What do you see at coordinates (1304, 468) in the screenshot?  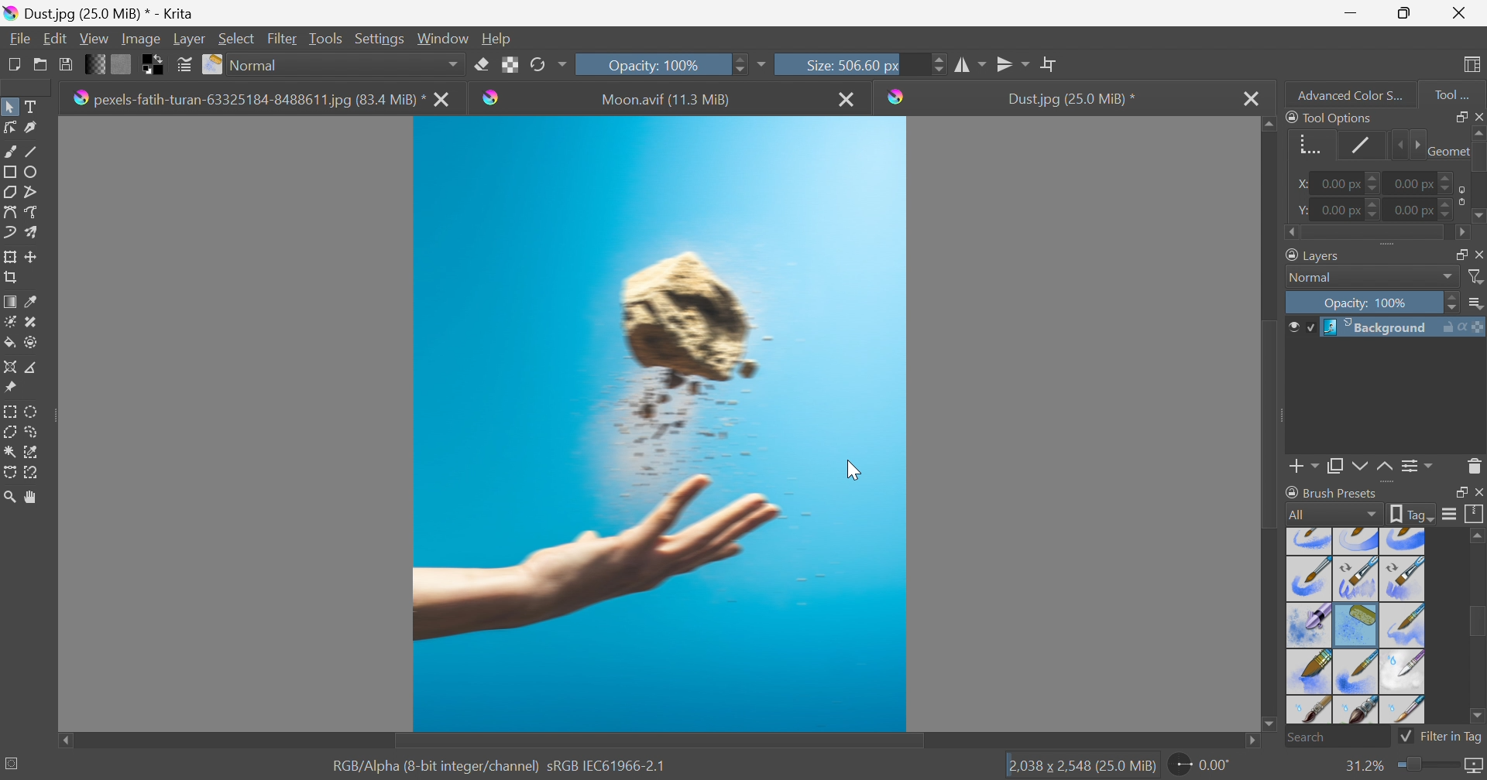 I see `Add Layer` at bounding box center [1304, 468].